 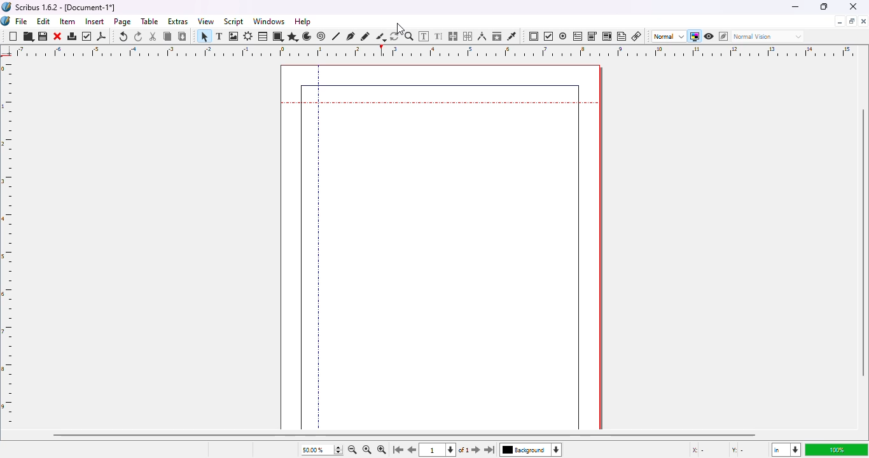 What do you see at coordinates (202, 36) in the screenshot?
I see `select item` at bounding box center [202, 36].